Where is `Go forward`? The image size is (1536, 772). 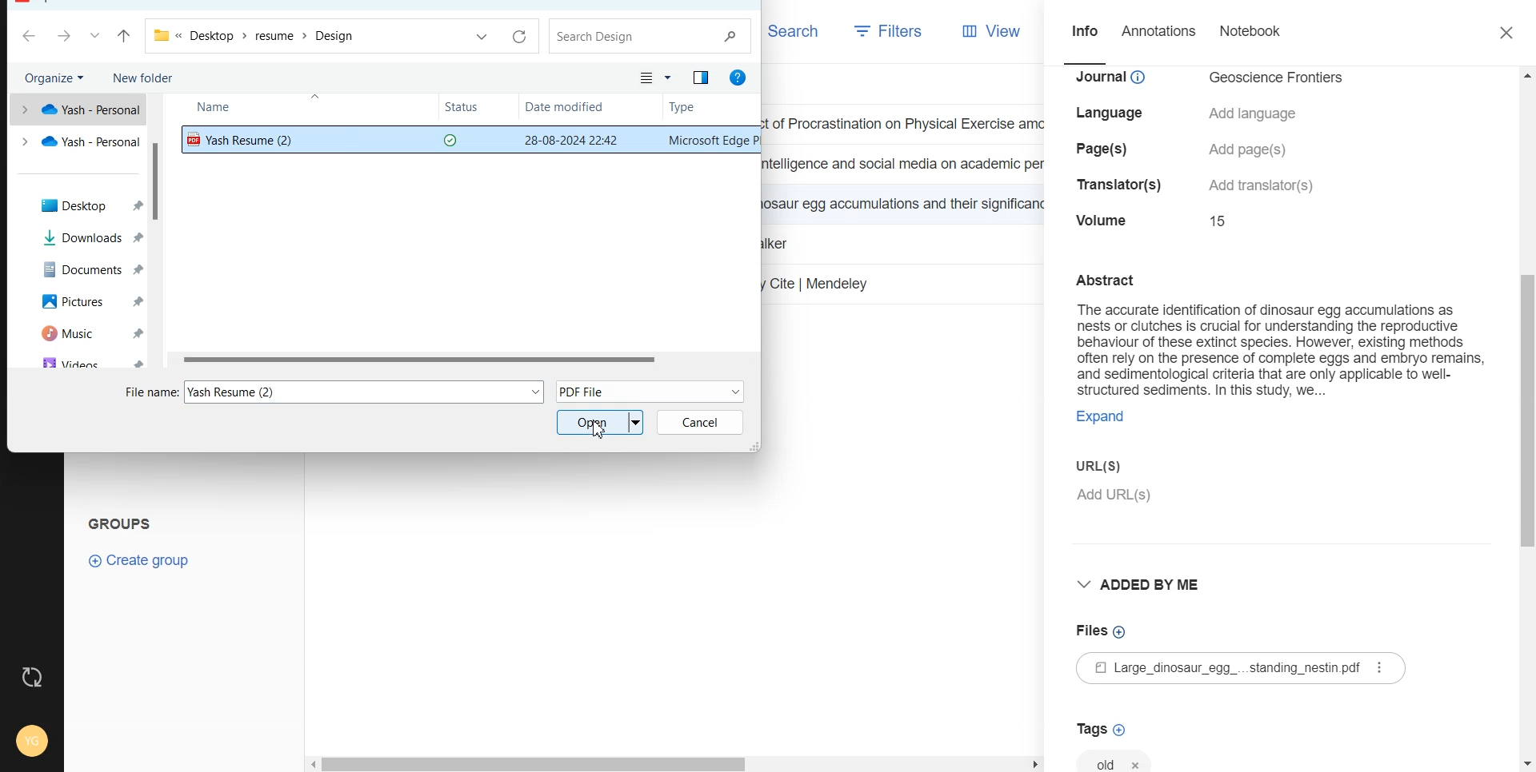
Go forward is located at coordinates (65, 38).